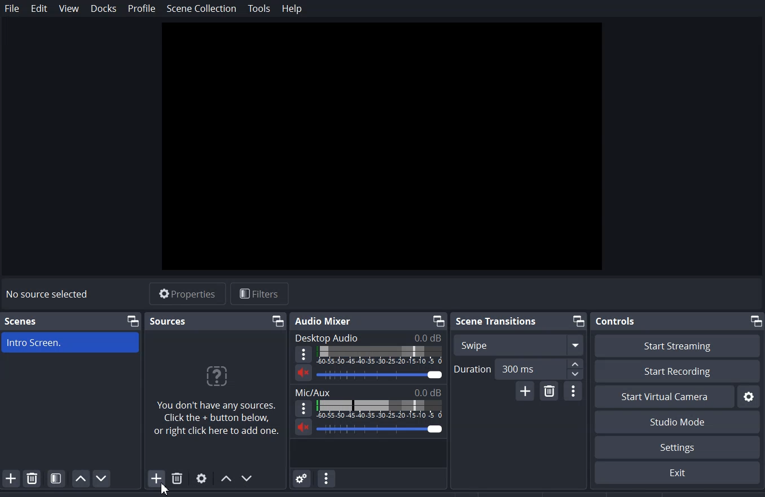 The image size is (765, 497). I want to click on Docks, so click(104, 8).